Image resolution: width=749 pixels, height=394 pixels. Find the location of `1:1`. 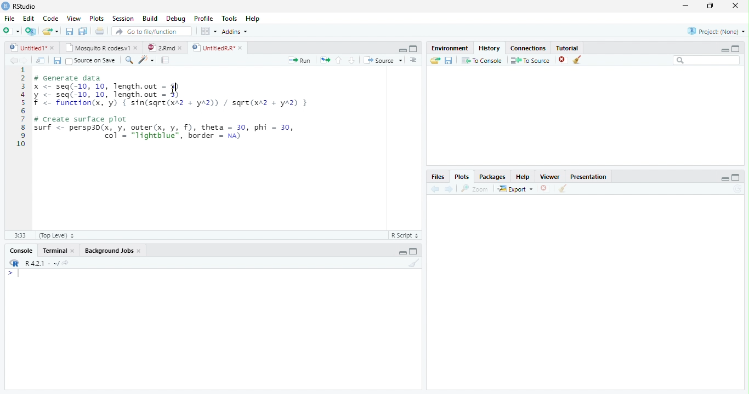

1:1 is located at coordinates (20, 235).